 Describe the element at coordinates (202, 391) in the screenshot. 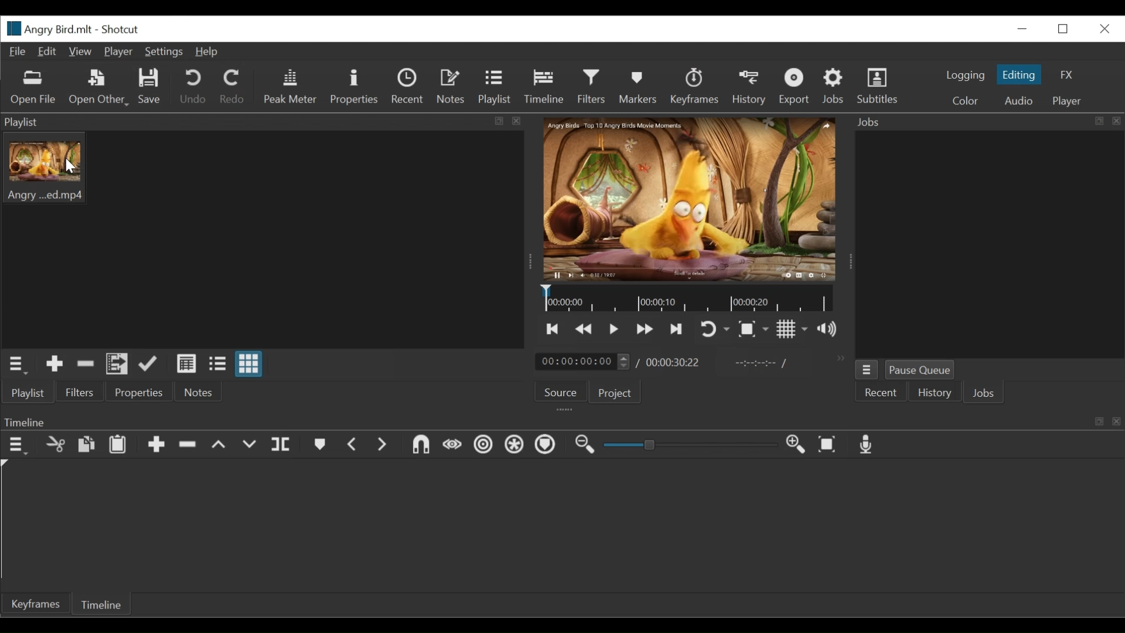

I see `Notes` at that location.